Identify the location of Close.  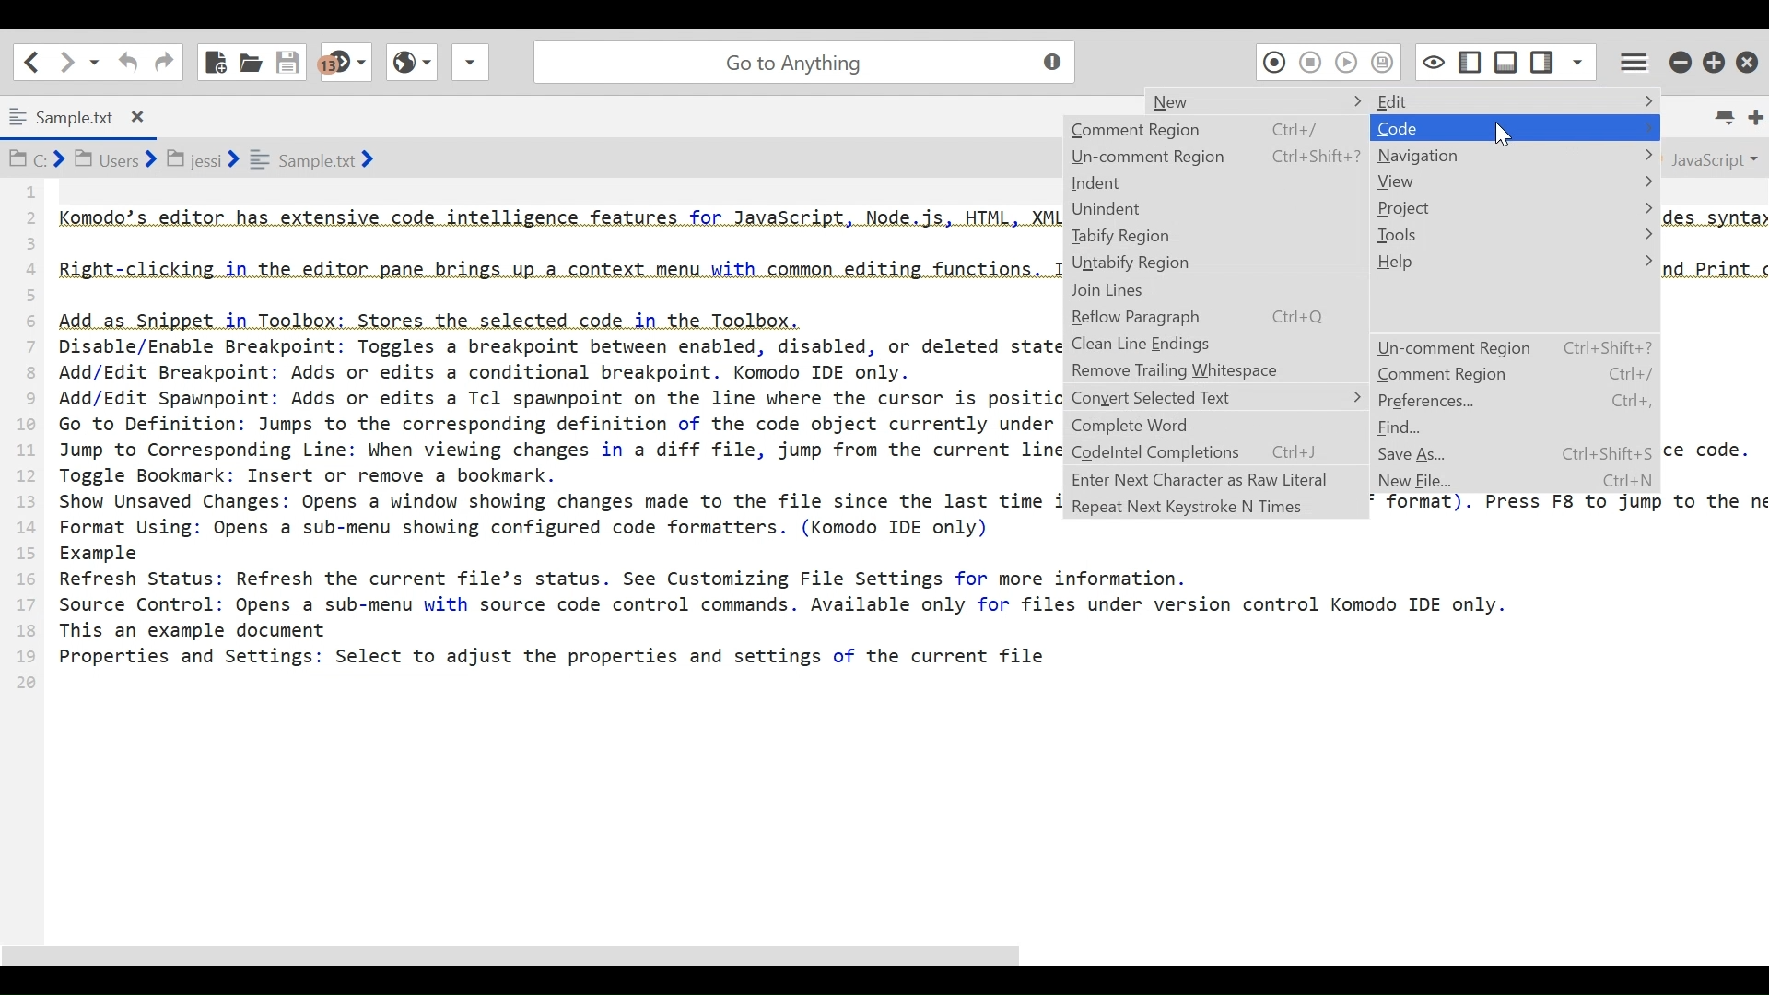
(1750, 57).